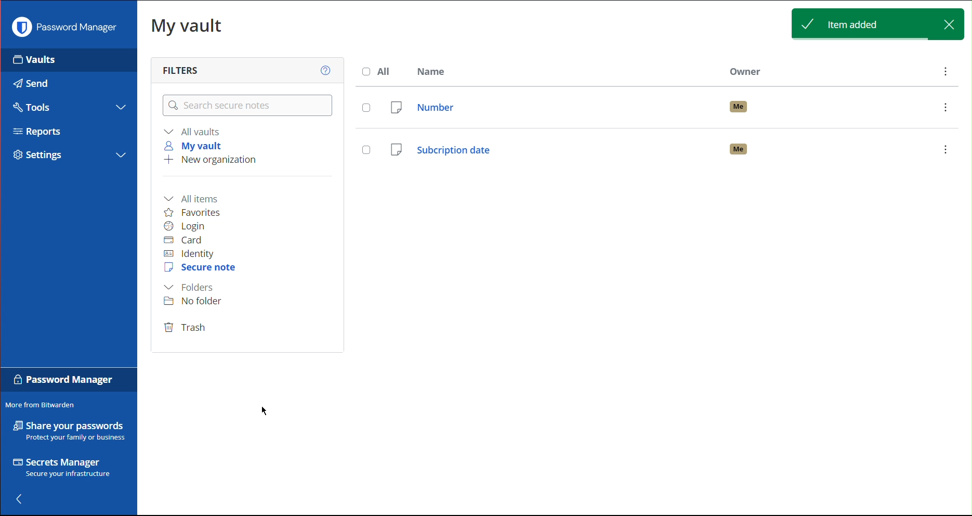 The image size is (972, 516). Describe the element at coordinates (27, 499) in the screenshot. I see `Back` at that location.